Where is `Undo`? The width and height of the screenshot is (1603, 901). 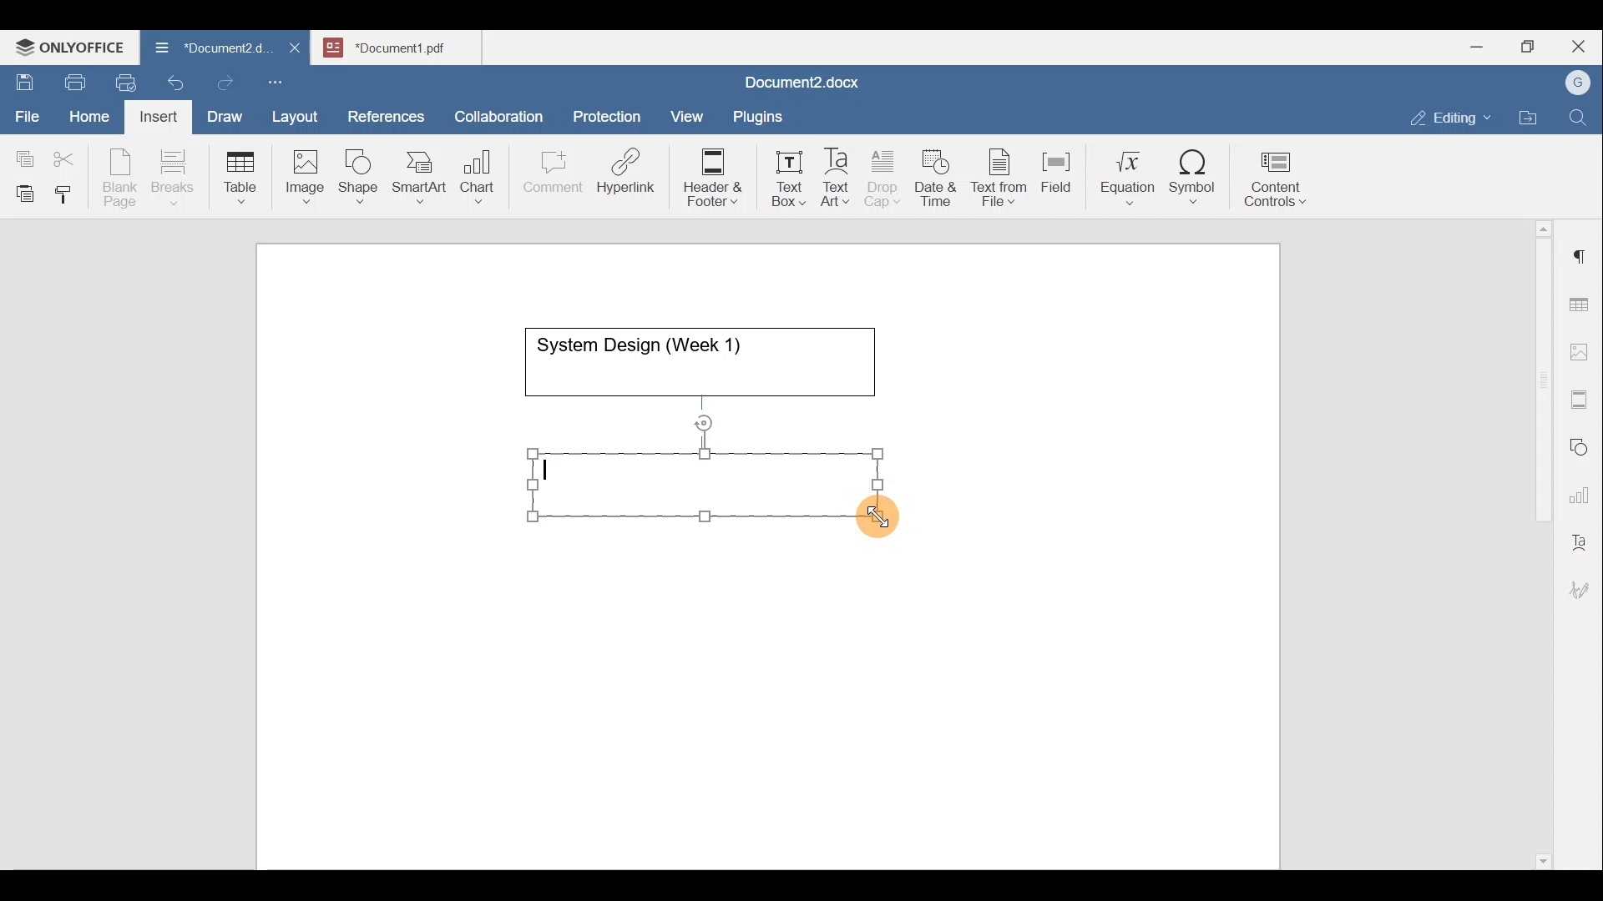
Undo is located at coordinates (172, 80).